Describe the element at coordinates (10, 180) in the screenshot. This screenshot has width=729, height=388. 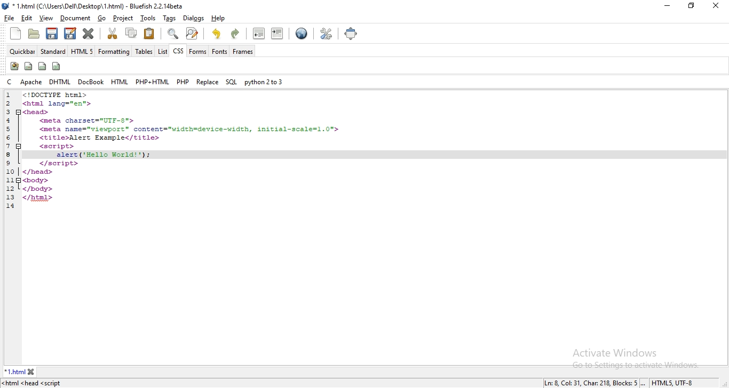
I see `11` at that location.